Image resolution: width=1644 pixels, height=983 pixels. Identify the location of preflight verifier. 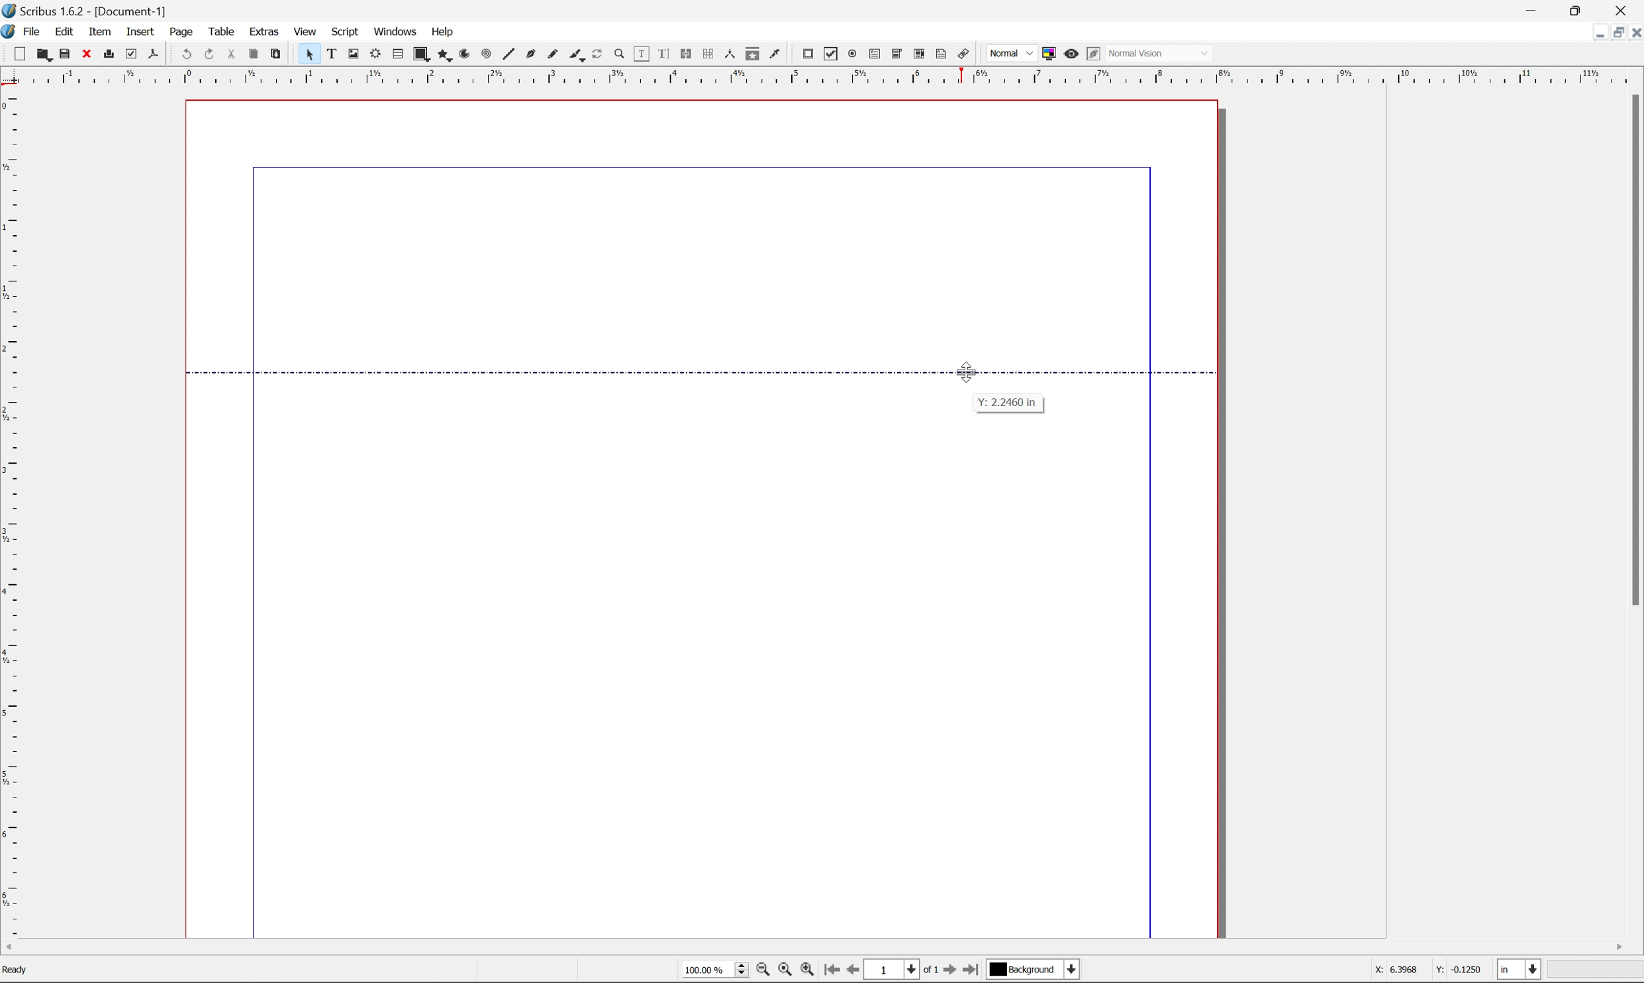
(130, 54).